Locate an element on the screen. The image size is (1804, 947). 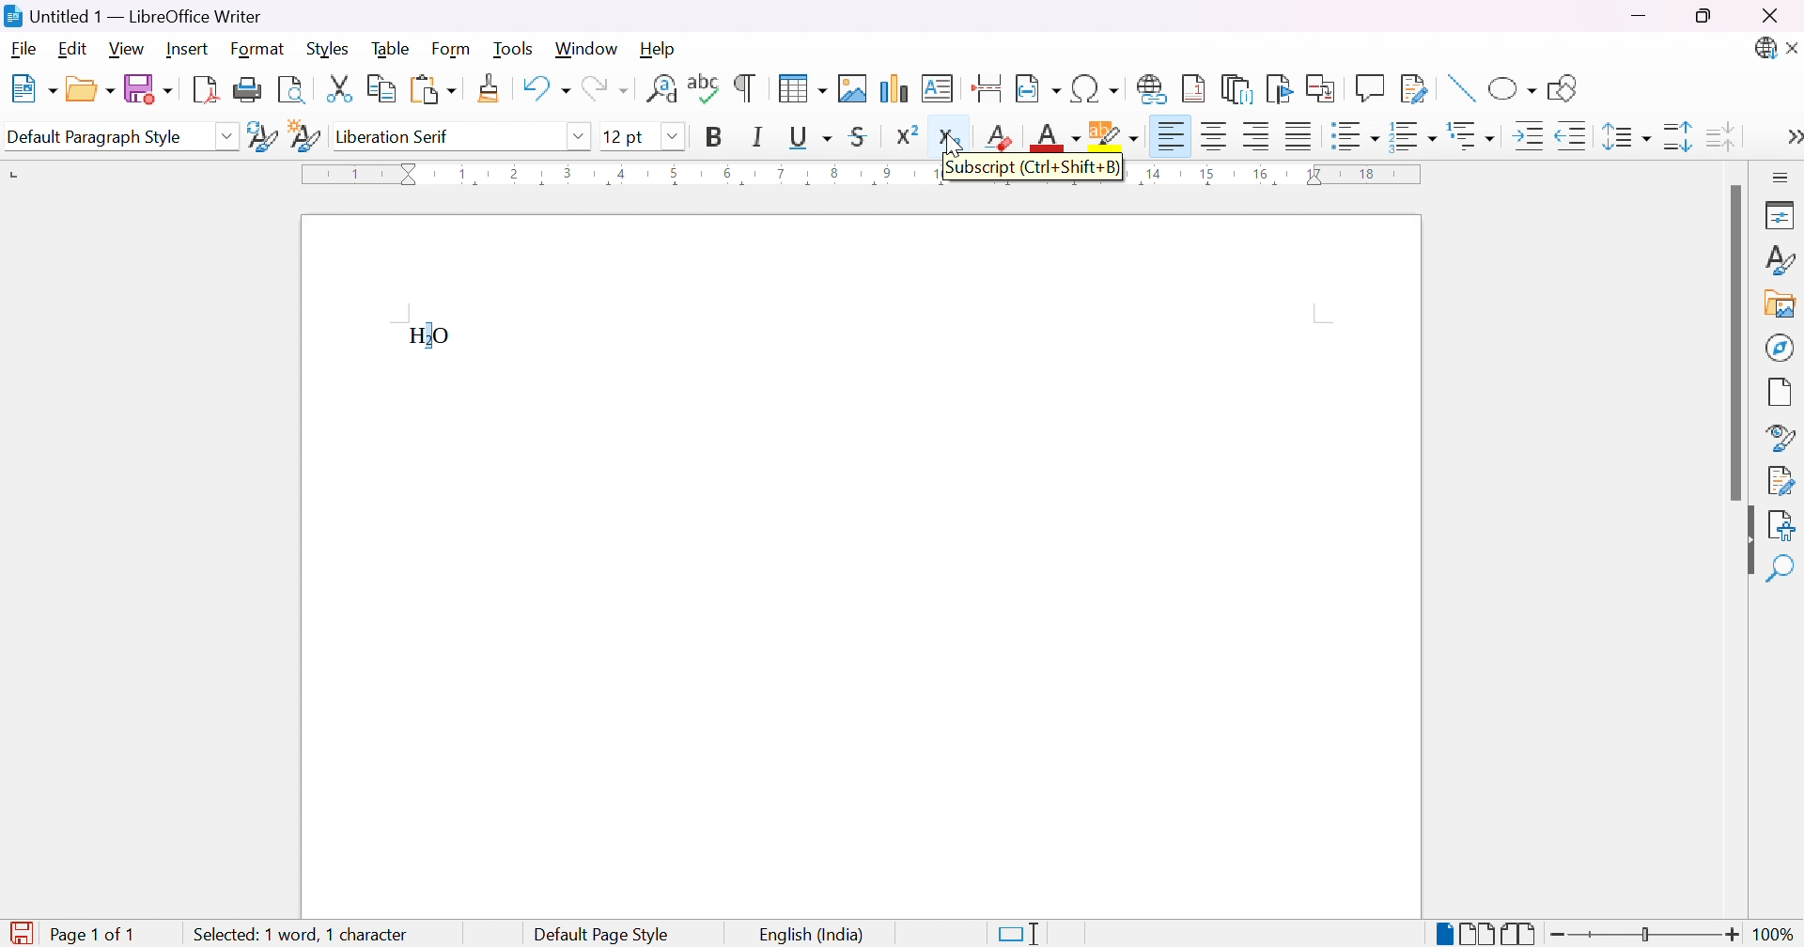
Standard selection. Click to change selection mode. is located at coordinates (1019, 934).